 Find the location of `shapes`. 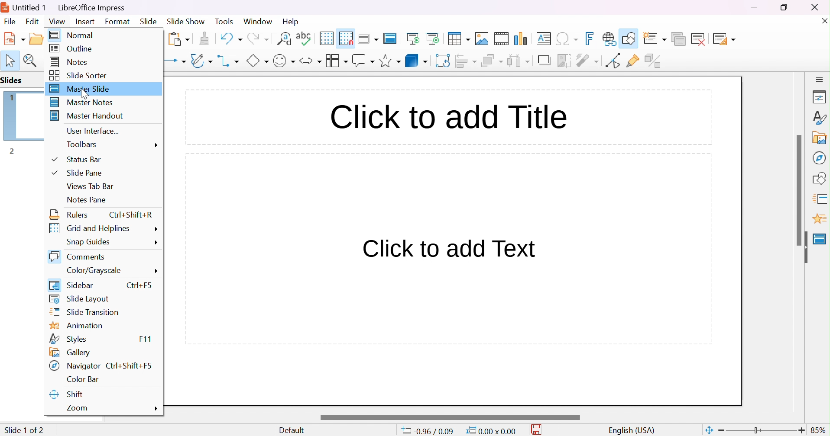

shapes is located at coordinates (821, 177).